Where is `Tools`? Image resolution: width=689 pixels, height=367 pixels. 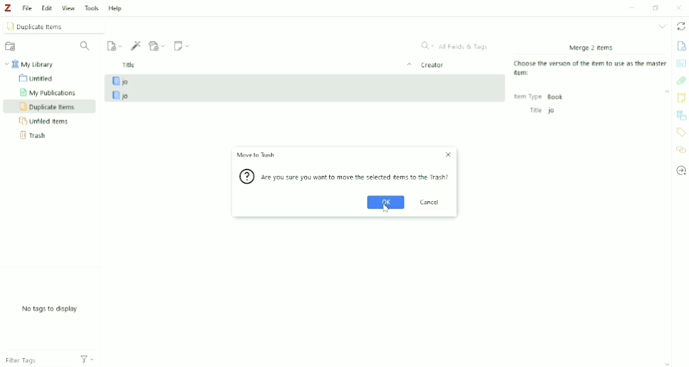
Tools is located at coordinates (91, 8).